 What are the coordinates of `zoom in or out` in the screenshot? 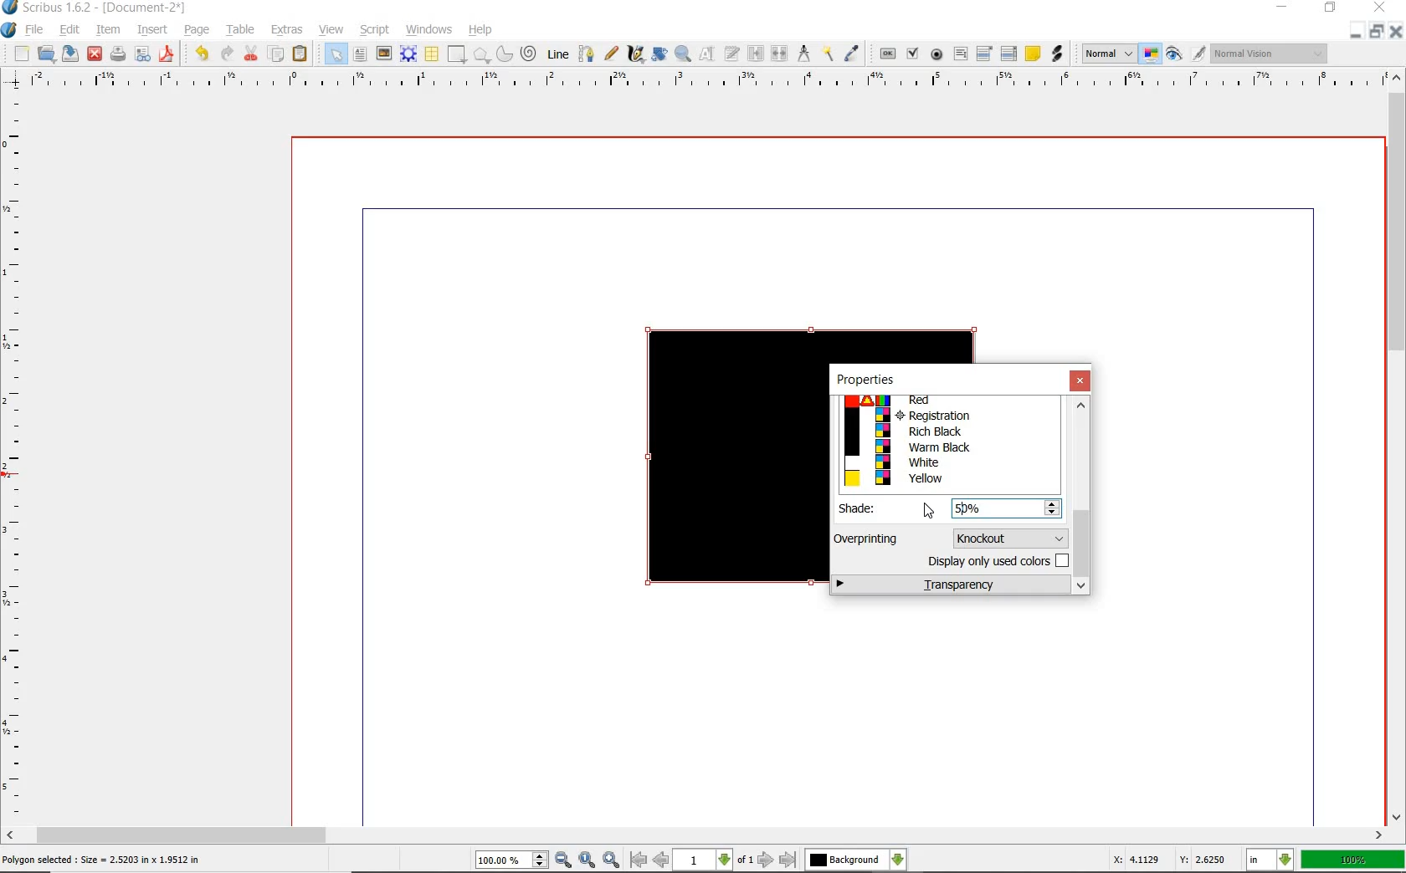 It's located at (683, 54).